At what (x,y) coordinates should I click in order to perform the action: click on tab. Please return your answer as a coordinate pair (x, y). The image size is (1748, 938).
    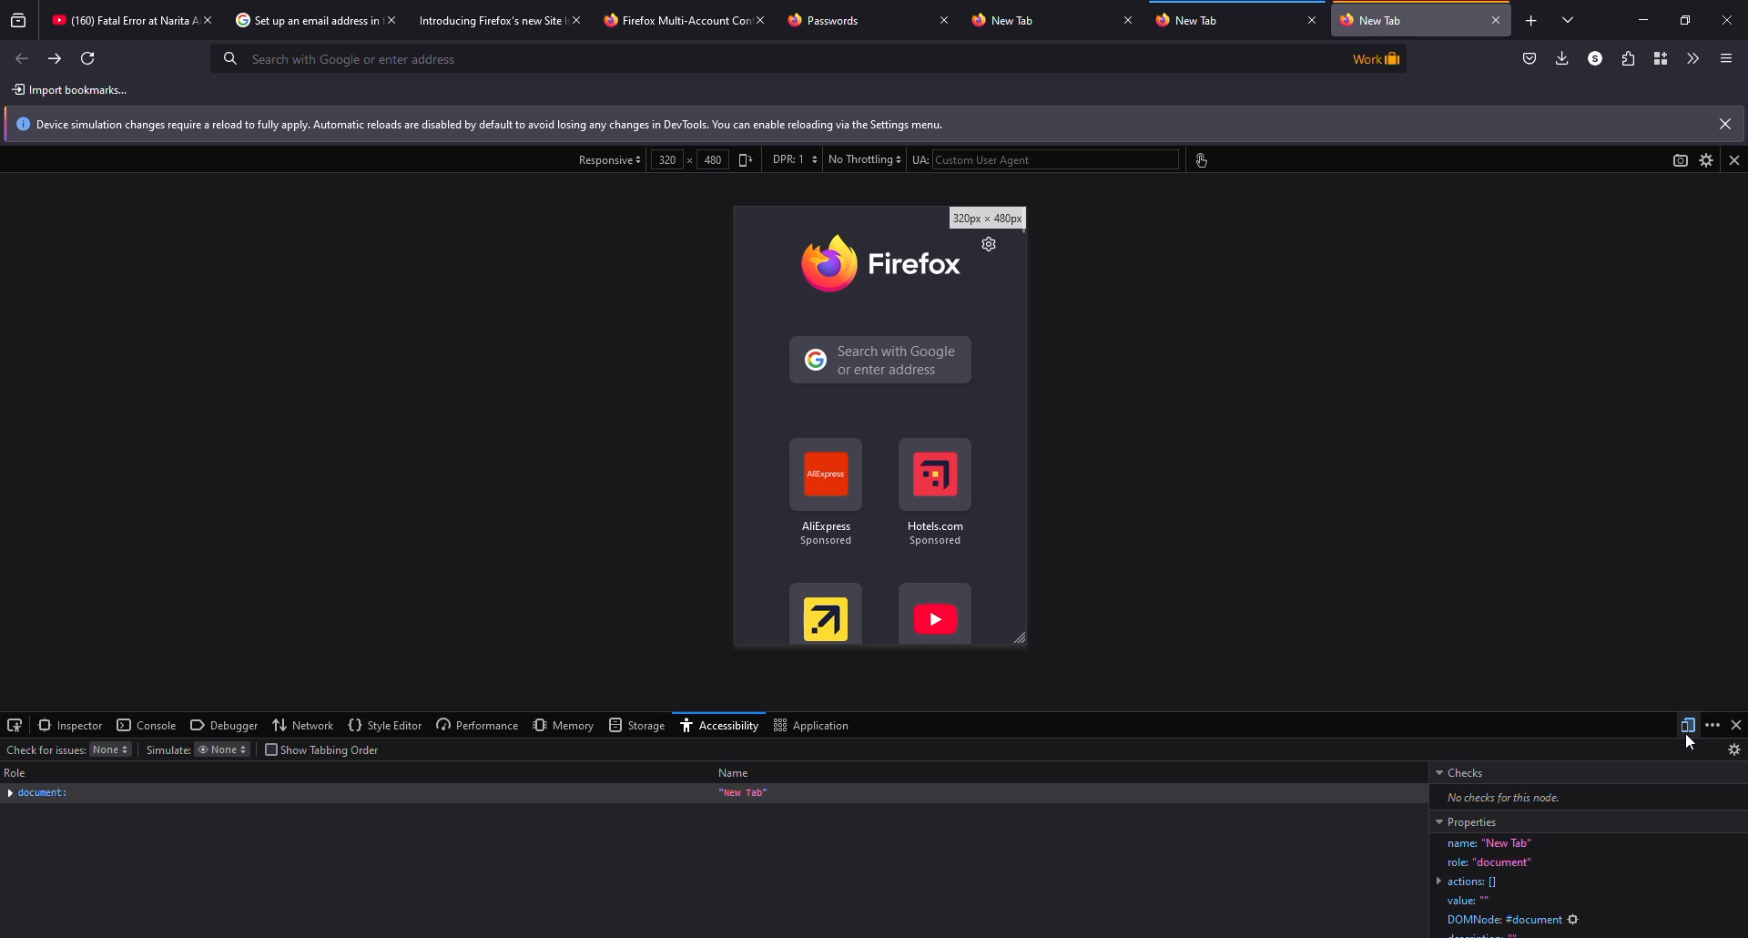
    Looking at the image, I should click on (118, 20).